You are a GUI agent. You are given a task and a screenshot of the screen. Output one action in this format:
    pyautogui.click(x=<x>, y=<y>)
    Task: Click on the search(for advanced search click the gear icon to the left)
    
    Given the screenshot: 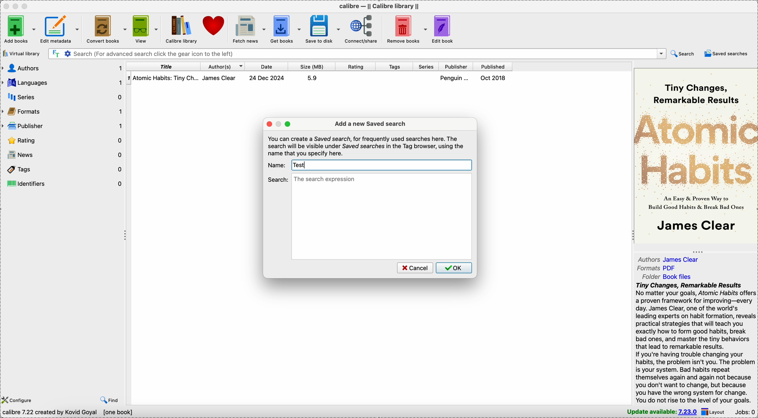 What is the action you would take?
    pyautogui.click(x=357, y=53)
    